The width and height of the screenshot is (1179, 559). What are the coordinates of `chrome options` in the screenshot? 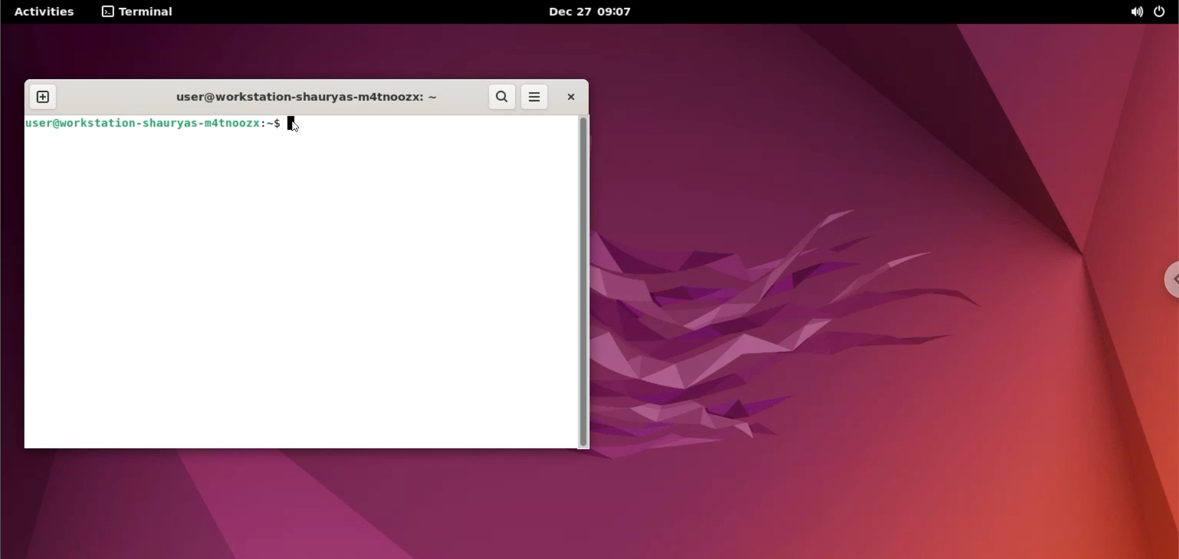 It's located at (1168, 283).